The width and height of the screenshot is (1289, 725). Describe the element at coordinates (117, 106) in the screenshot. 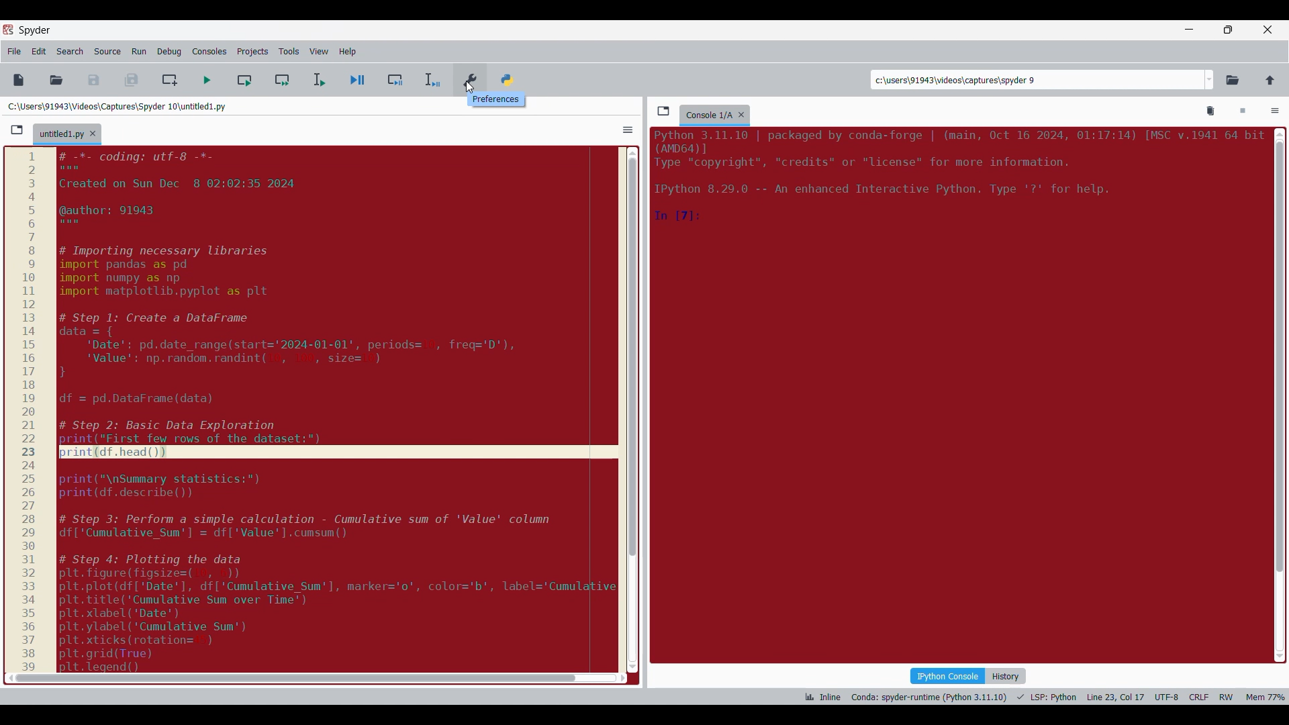

I see `File location` at that location.